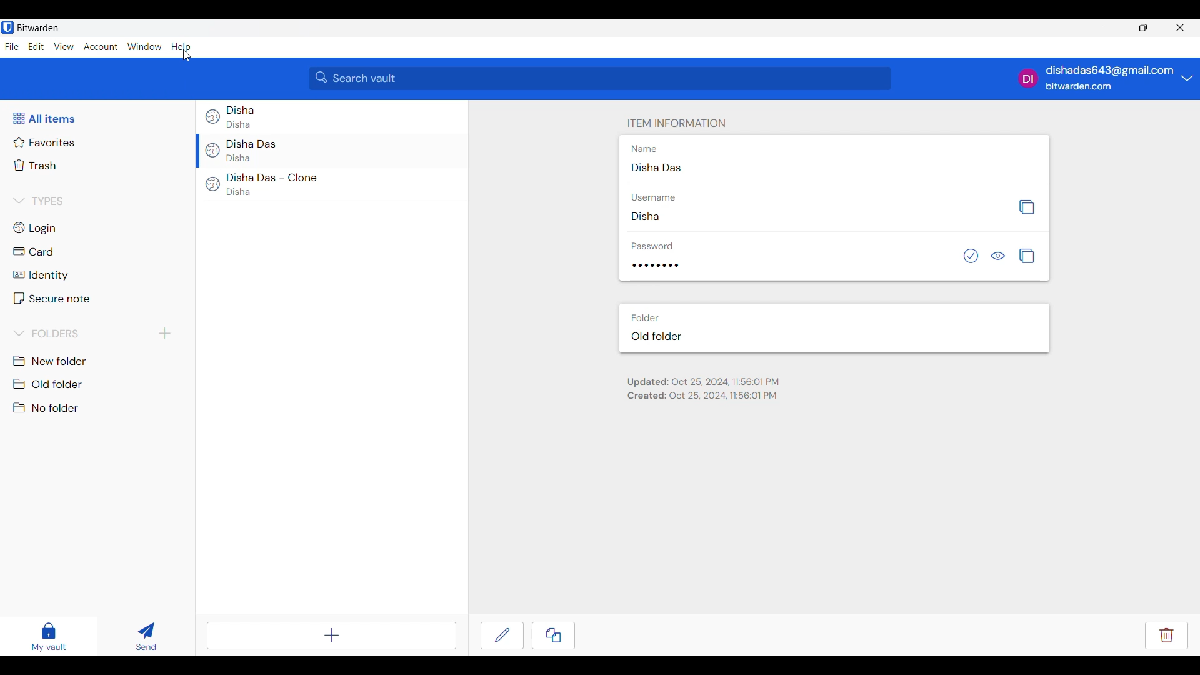  What do you see at coordinates (197, 150) in the screenshot?
I see `Selected item highlighted` at bounding box center [197, 150].